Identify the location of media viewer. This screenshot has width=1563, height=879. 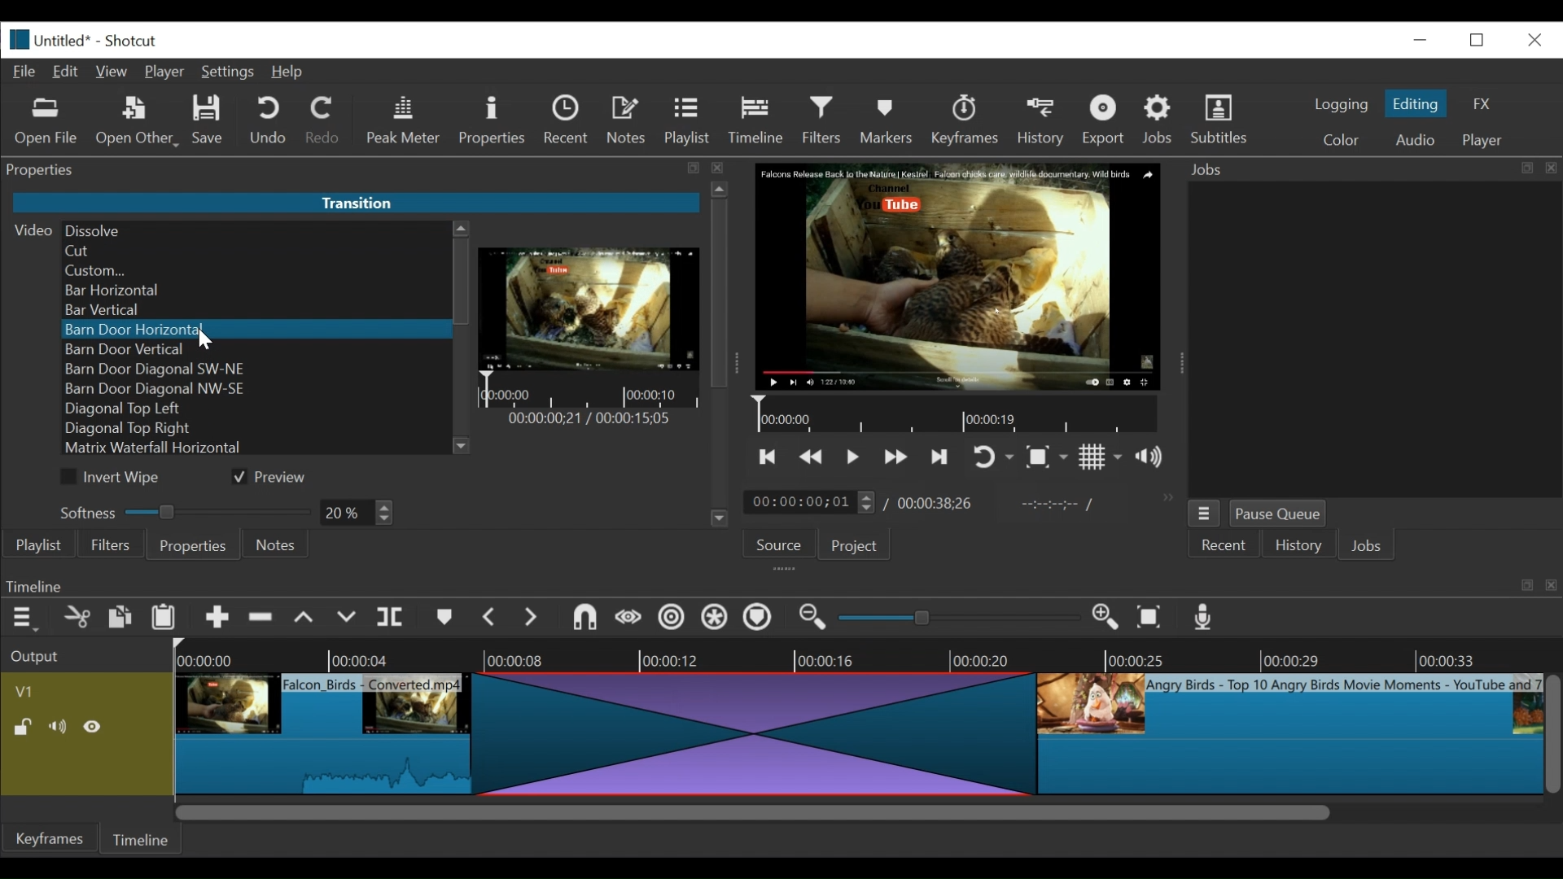
(931, 276).